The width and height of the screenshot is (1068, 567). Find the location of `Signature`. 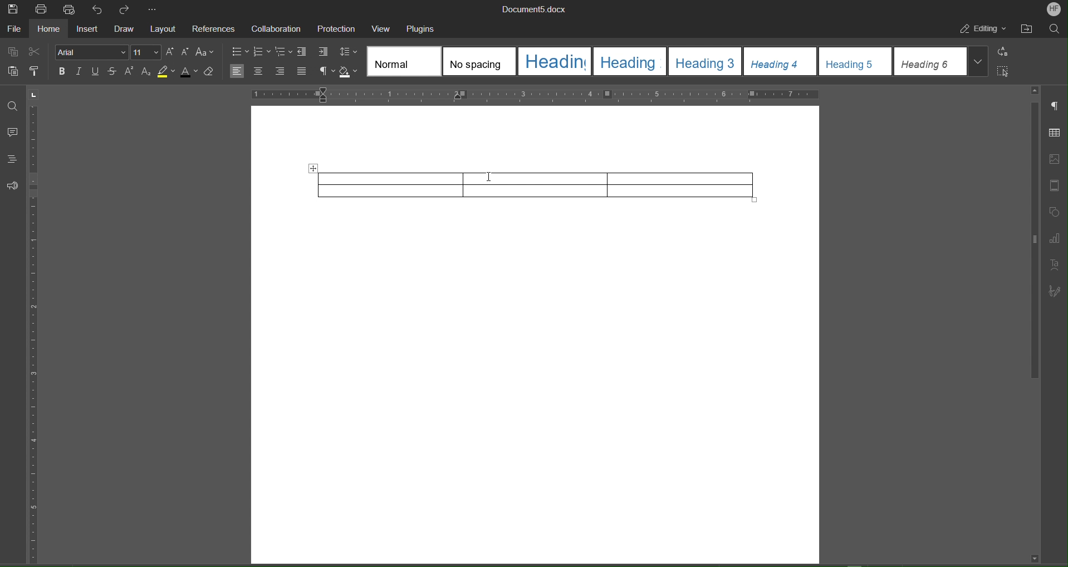

Signature is located at coordinates (1057, 289).